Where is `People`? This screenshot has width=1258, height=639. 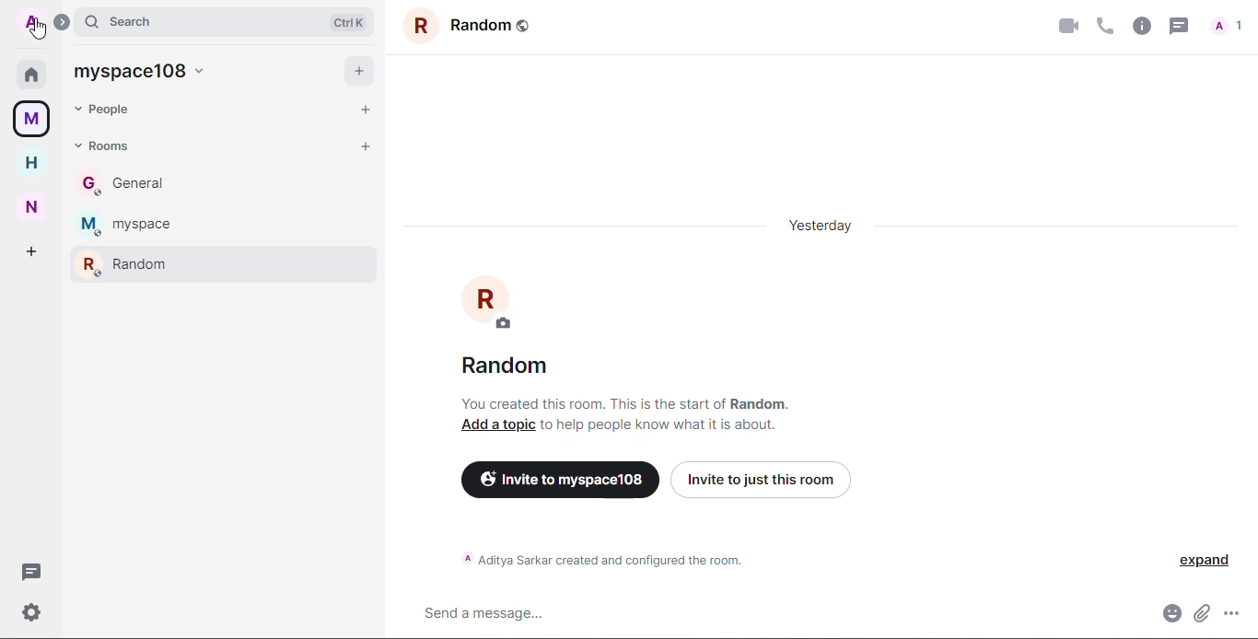
People is located at coordinates (1229, 29).